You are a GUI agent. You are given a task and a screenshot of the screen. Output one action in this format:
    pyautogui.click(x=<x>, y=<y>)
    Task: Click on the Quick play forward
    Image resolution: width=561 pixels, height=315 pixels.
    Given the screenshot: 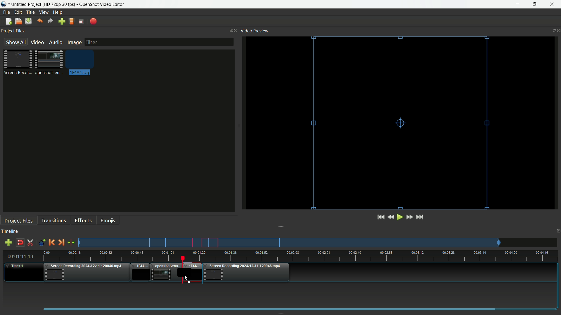 What is the action you would take?
    pyautogui.click(x=409, y=217)
    